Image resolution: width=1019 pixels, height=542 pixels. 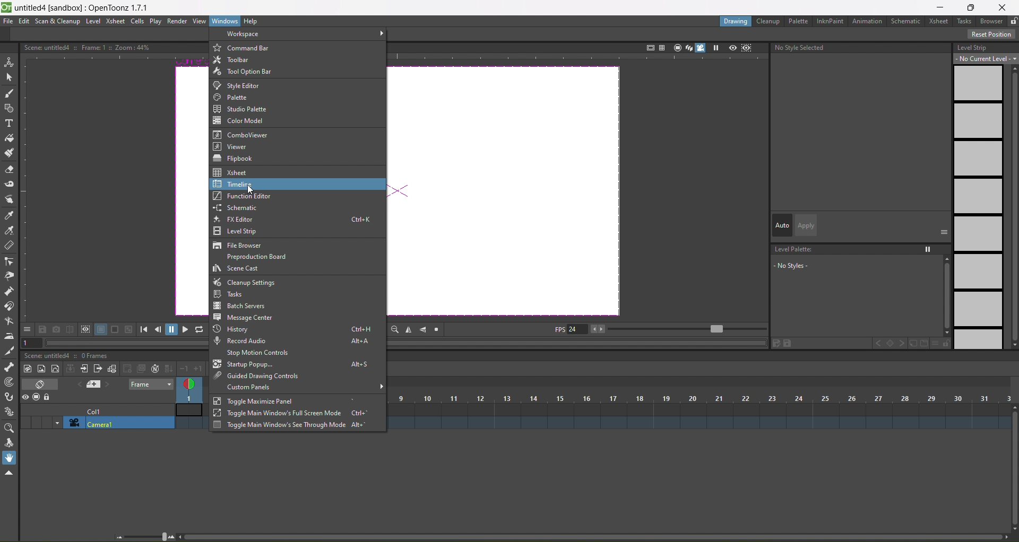 What do you see at coordinates (732, 47) in the screenshot?
I see `preview` at bounding box center [732, 47].